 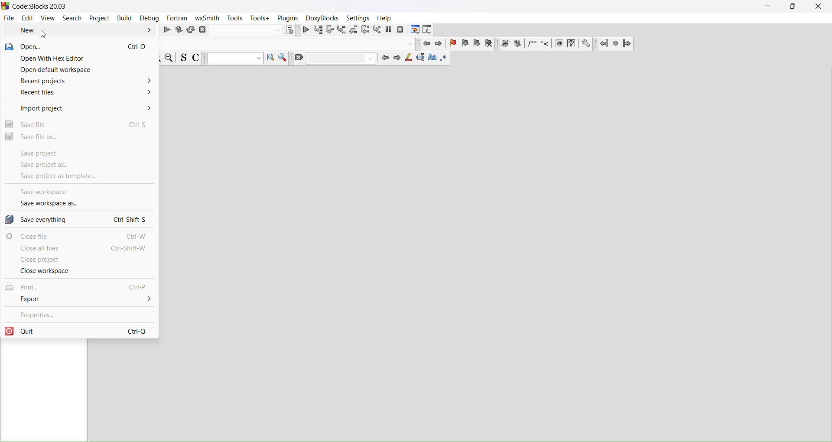 What do you see at coordinates (178, 19) in the screenshot?
I see `fortran` at bounding box center [178, 19].